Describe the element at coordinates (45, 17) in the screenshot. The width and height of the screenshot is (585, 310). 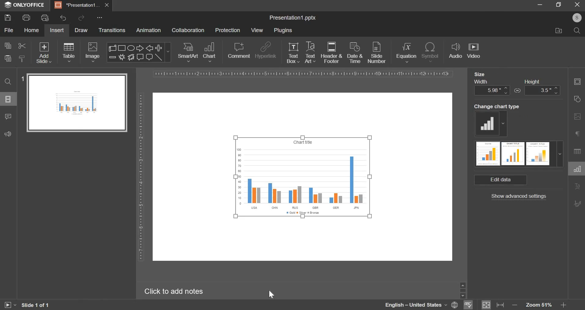
I see `print preview` at that location.